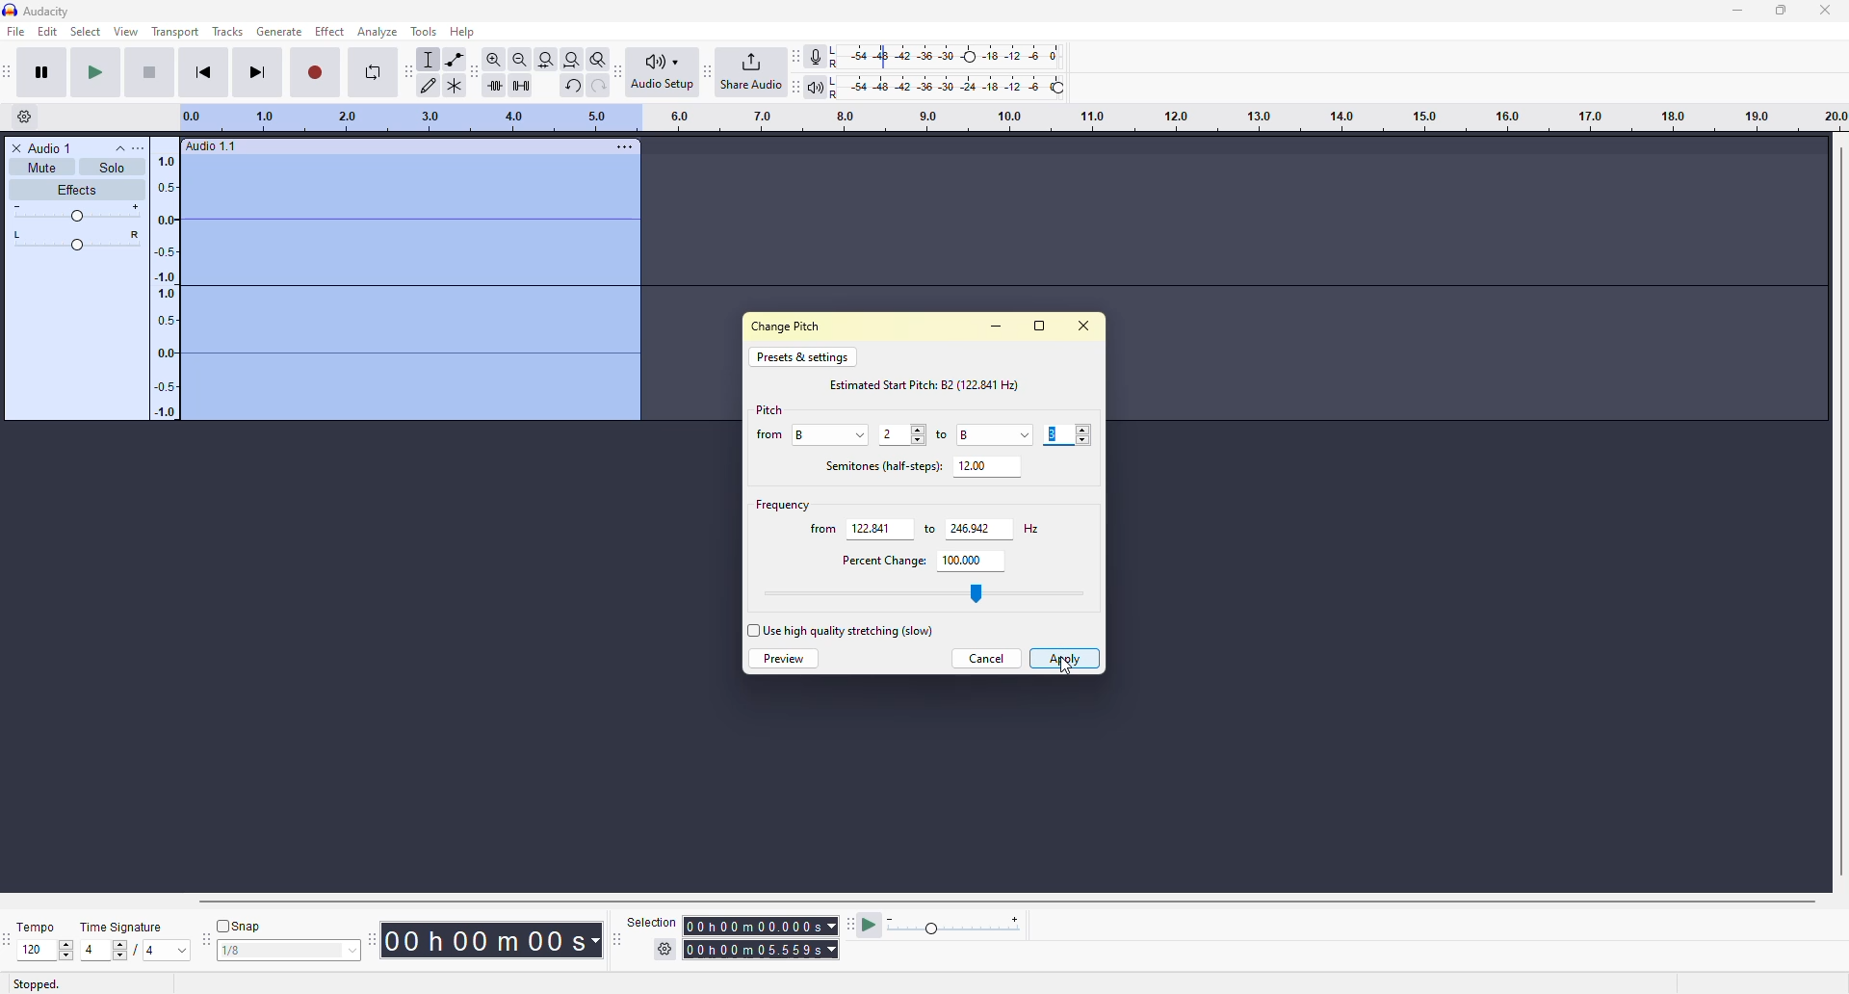 The height and width of the screenshot is (994, 1849). I want to click on multi tool, so click(458, 84).